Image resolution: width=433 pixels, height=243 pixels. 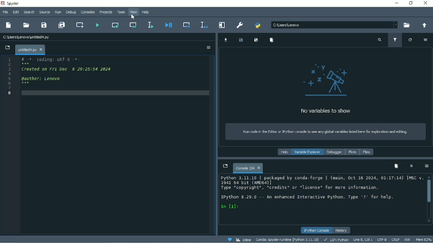 I want to click on Run current cell, so click(x=115, y=25).